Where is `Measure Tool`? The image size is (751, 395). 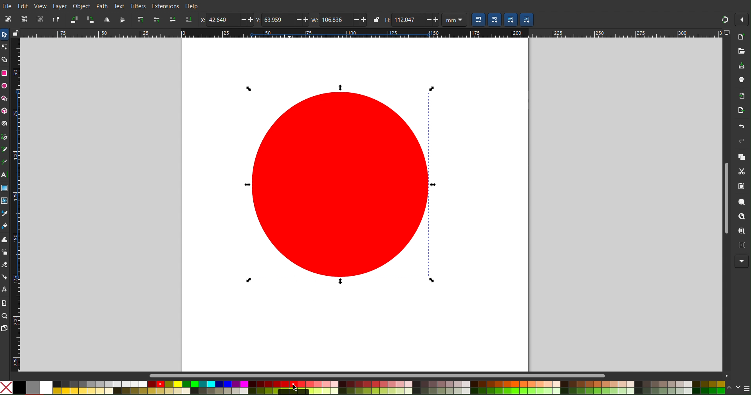
Measure Tool is located at coordinates (5, 303).